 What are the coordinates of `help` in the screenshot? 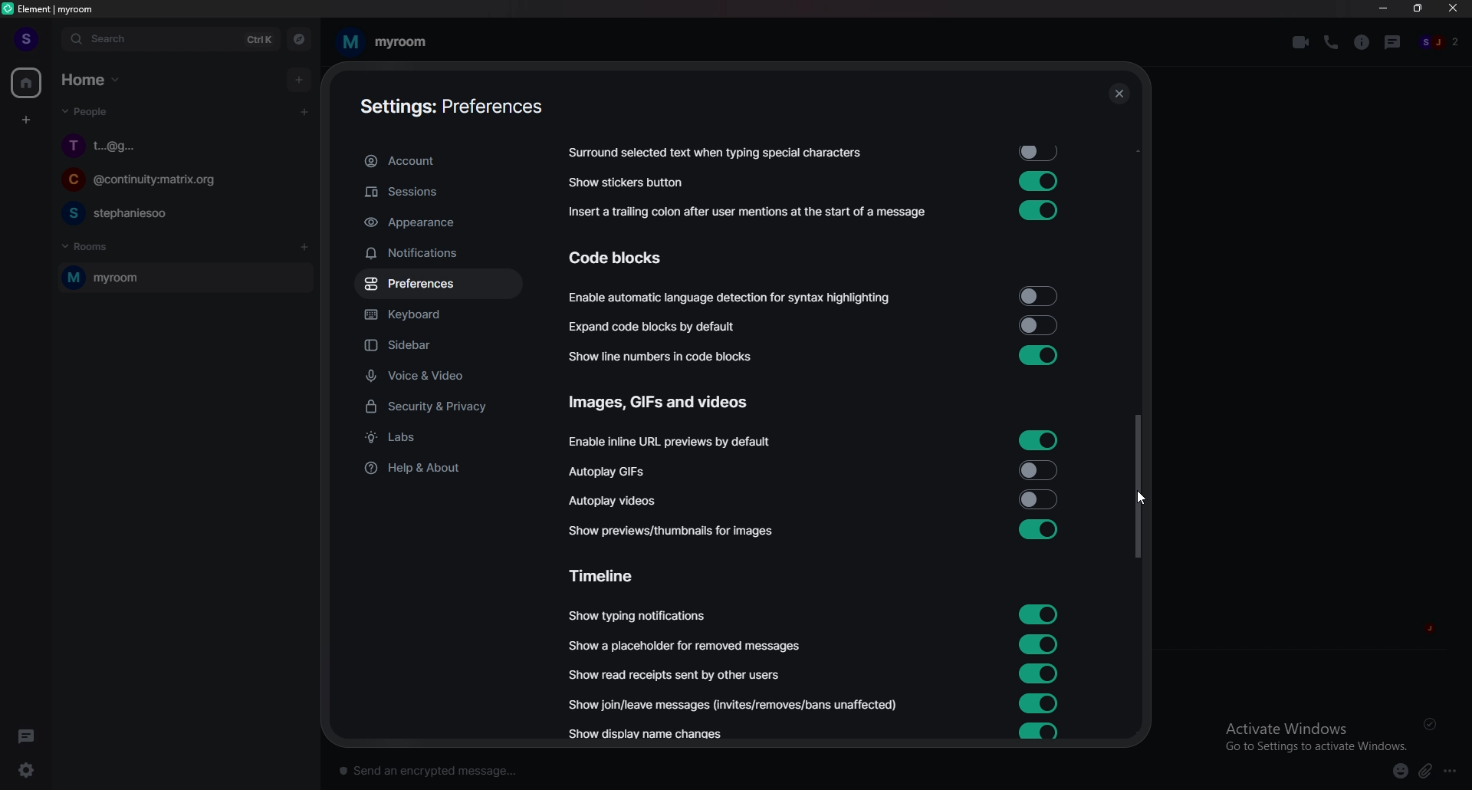 It's located at (437, 467).